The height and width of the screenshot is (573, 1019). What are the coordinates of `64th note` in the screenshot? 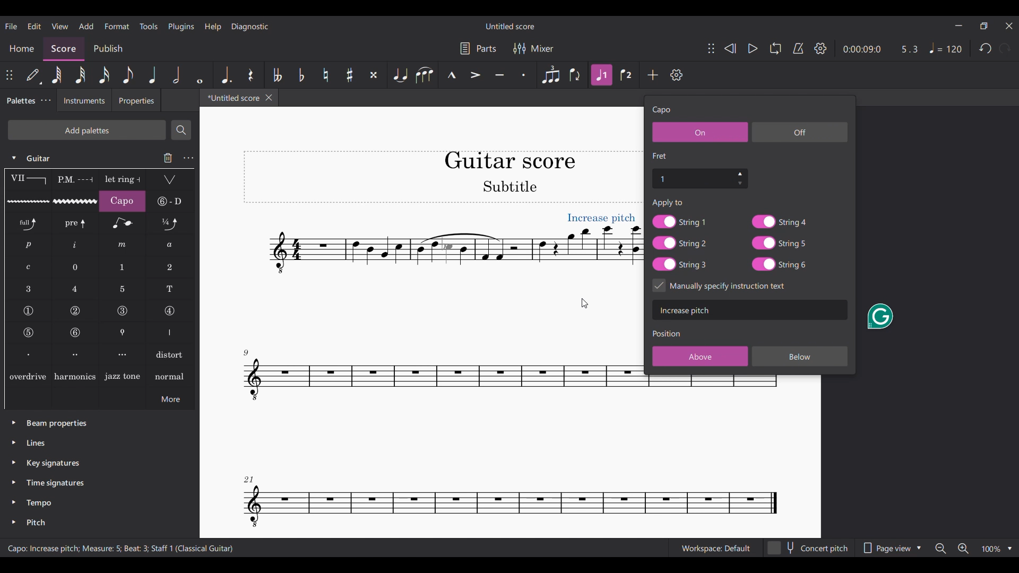 It's located at (57, 75).